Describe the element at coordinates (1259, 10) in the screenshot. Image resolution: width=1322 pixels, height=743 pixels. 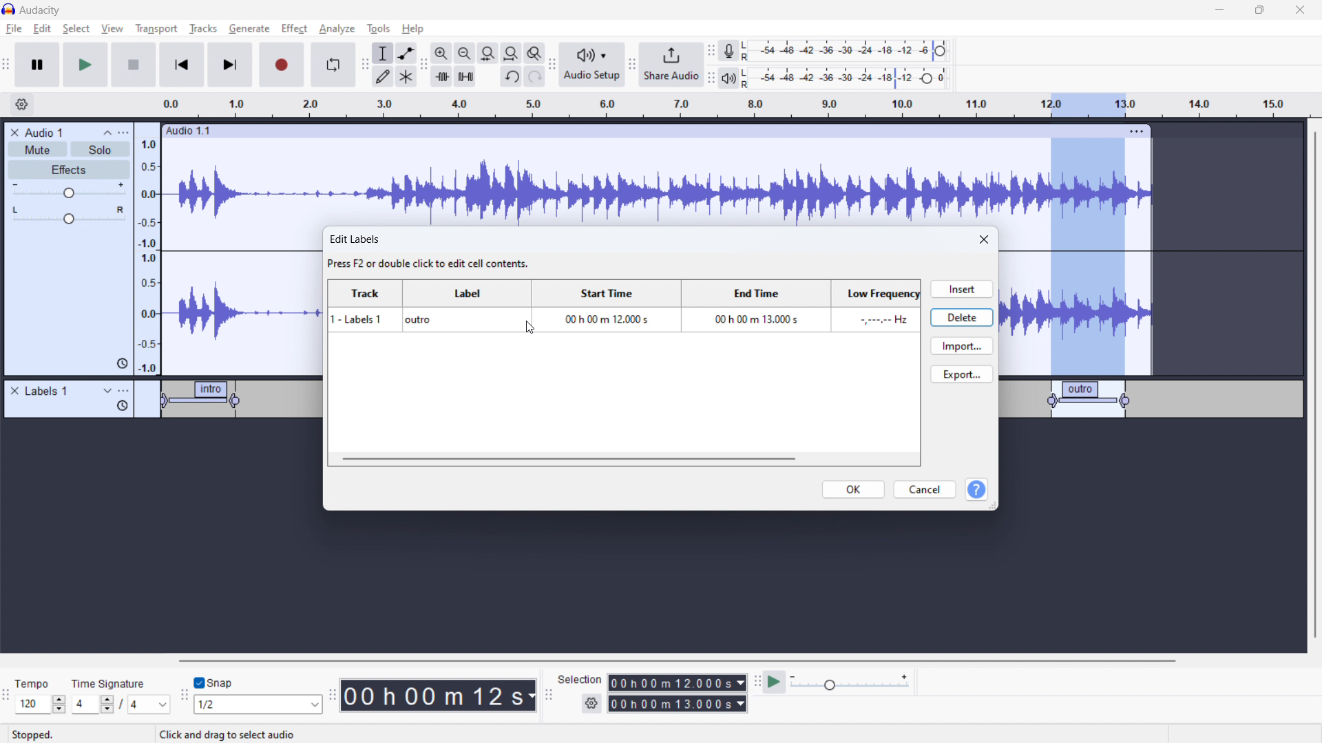
I see `maximize` at that location.